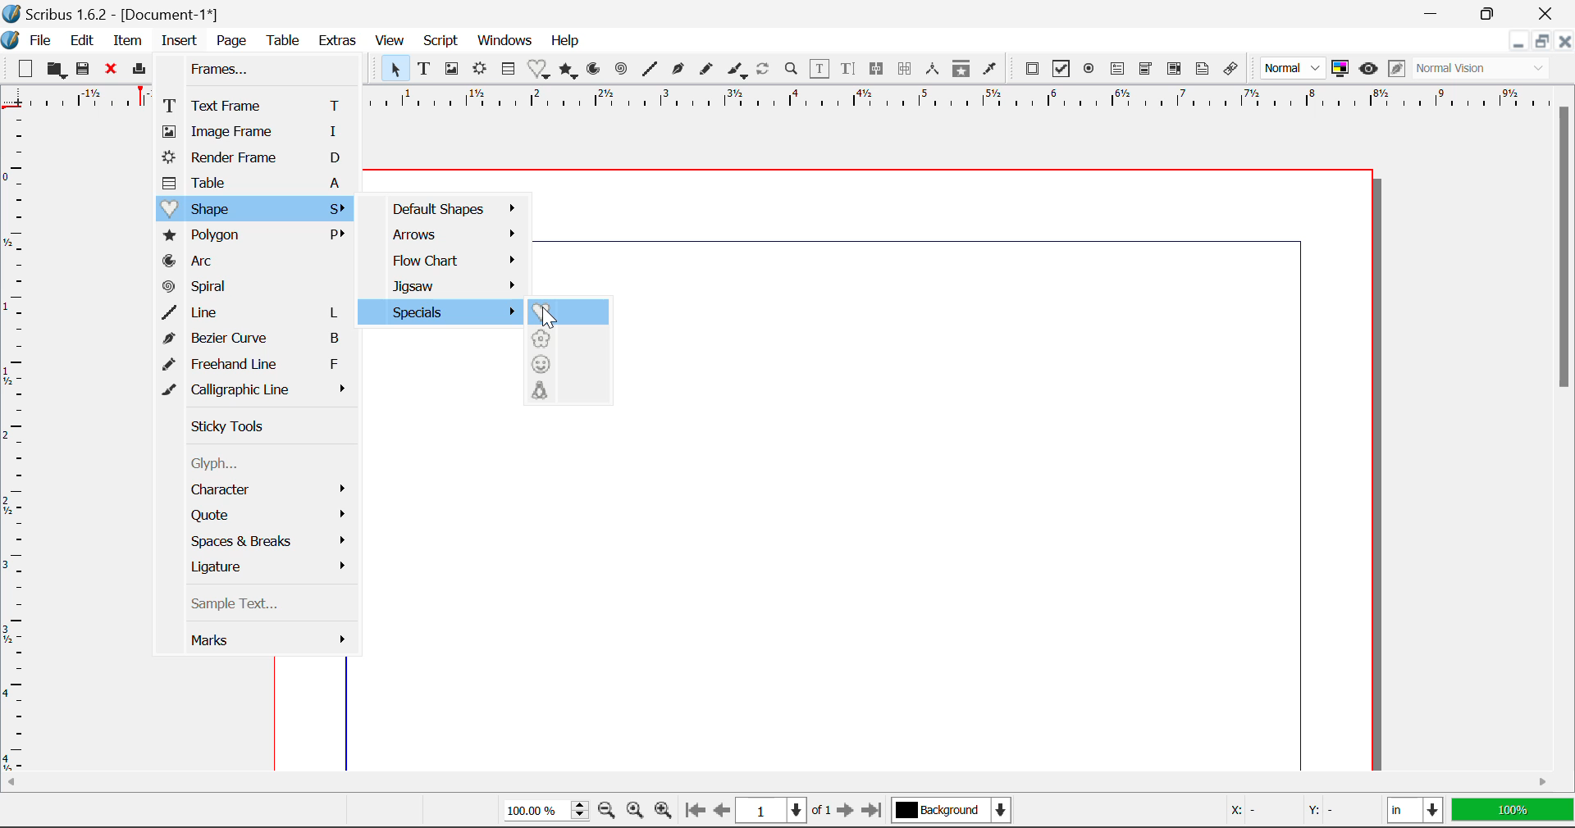 Image resolution: width=1575 pixels, height=828 pixels. Describe the element at coordinates (255, 184) in the screenshot. I see `Table` at that location.